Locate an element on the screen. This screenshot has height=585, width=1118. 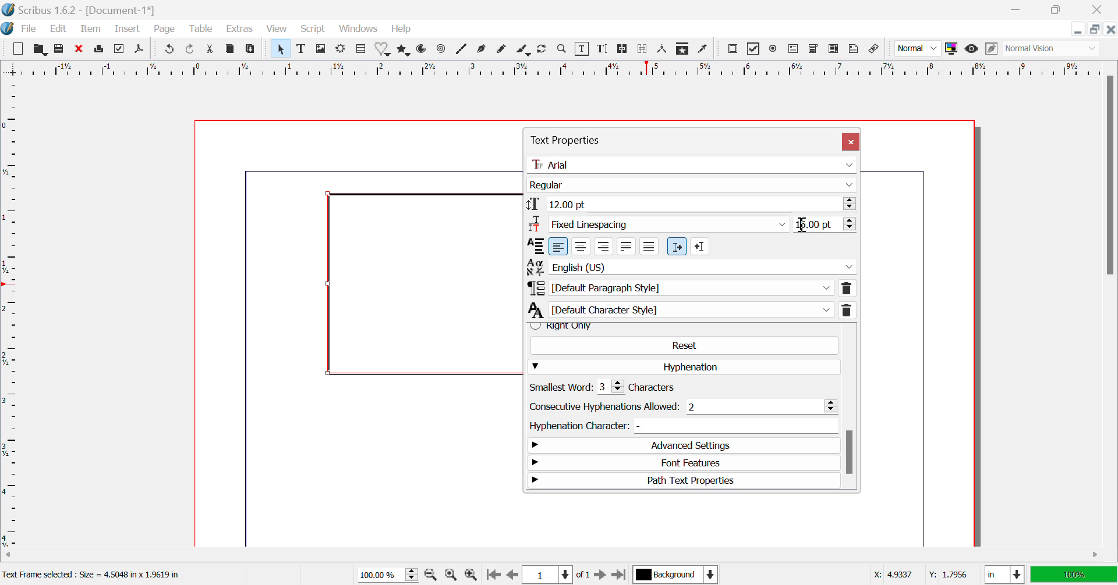
Zoom Out is located at coordinates (432, 575).